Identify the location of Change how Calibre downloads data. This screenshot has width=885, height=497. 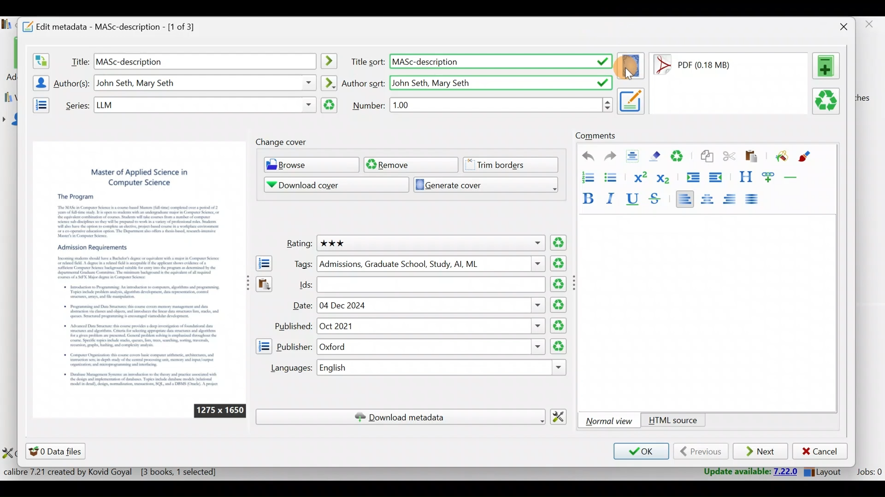
(562, 416).